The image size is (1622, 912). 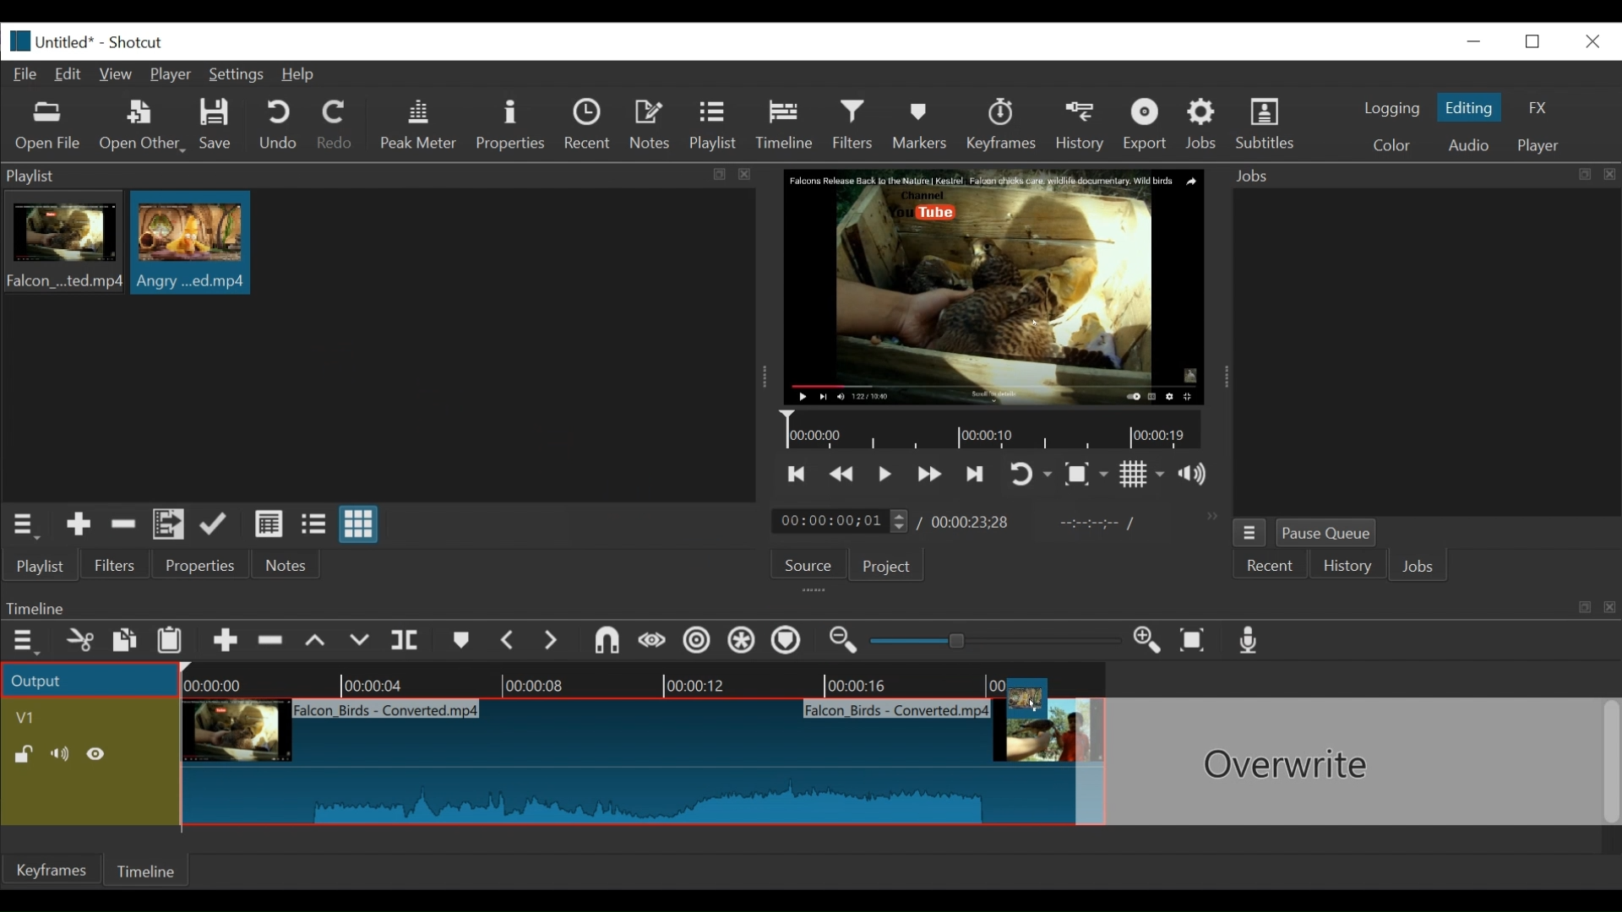 What do you see at coordinates (1413, 174) in the screenshot?
I see `Jobs menu` at bounding box center [1413, 174].